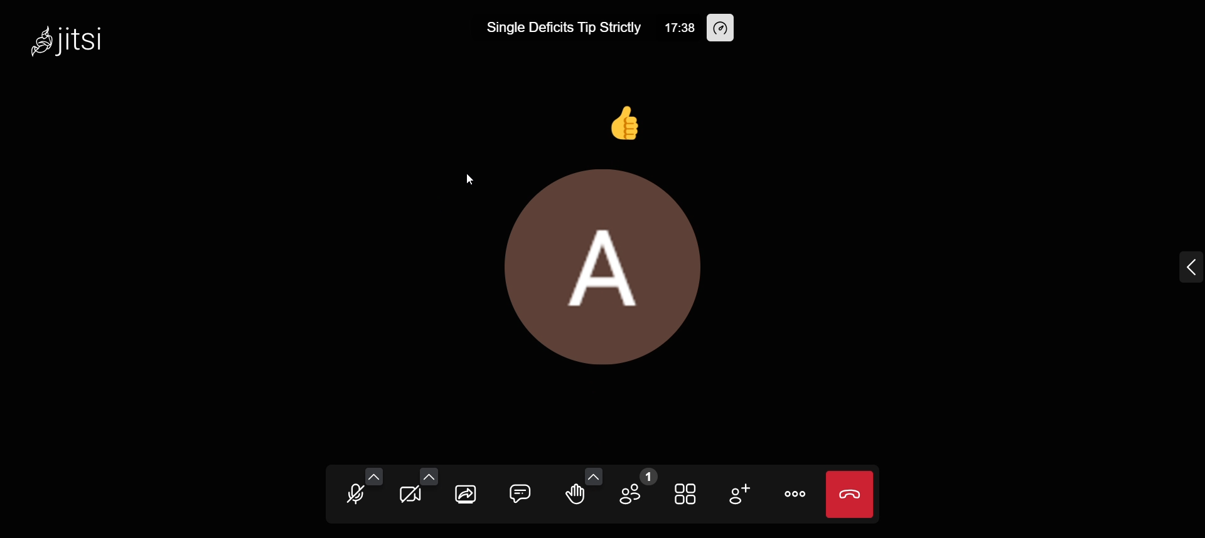 The height and width of the screenshot is (538, 1205). What do you see at coordinates (92, 41) in the screenshot?
I see `jitsi` at bounding box center [92, 41].